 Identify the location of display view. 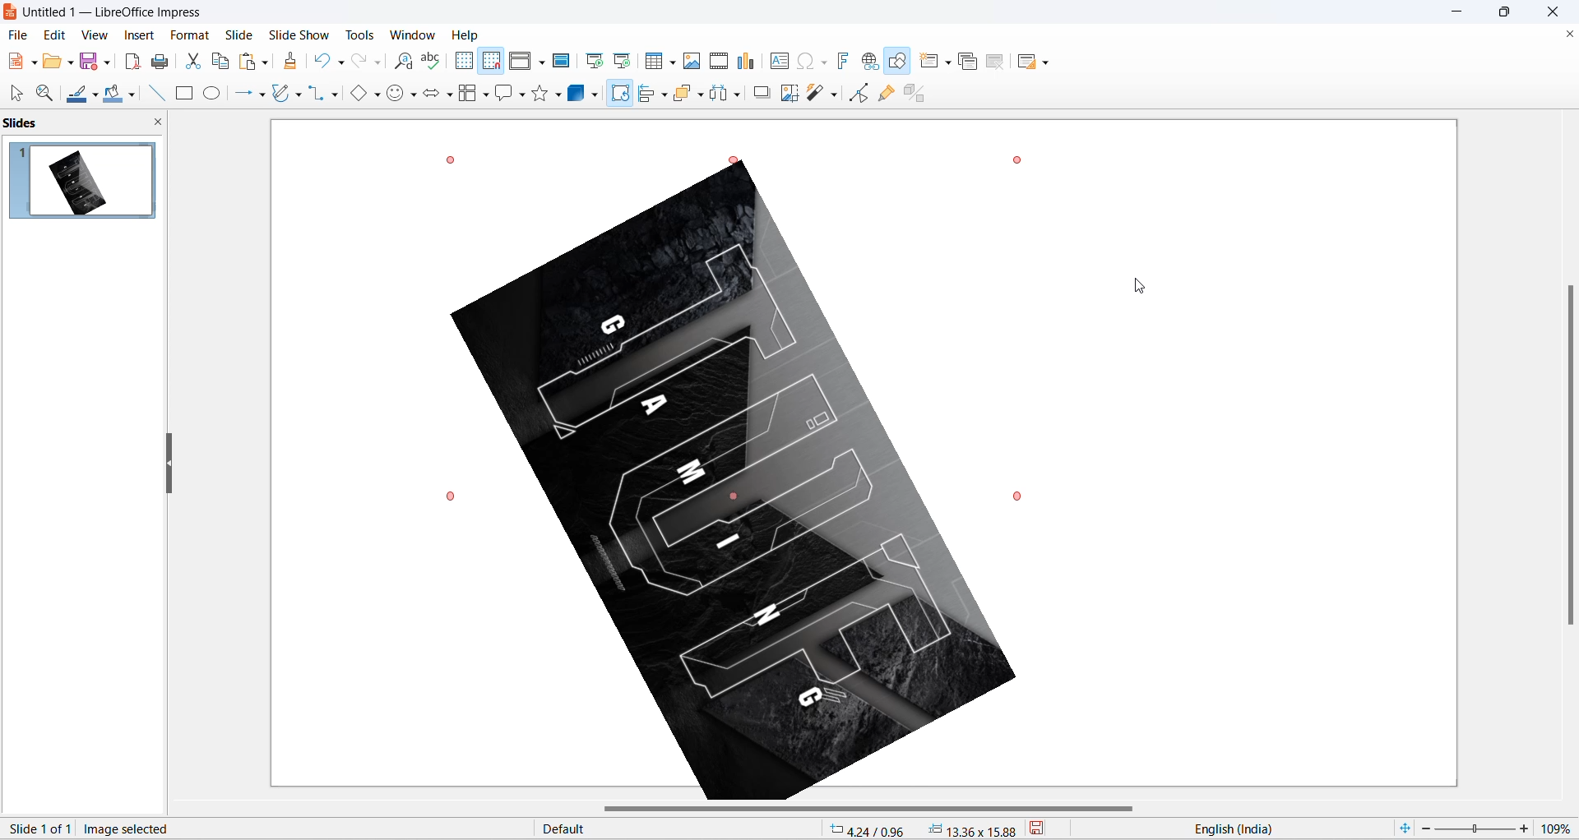
(521, 62).